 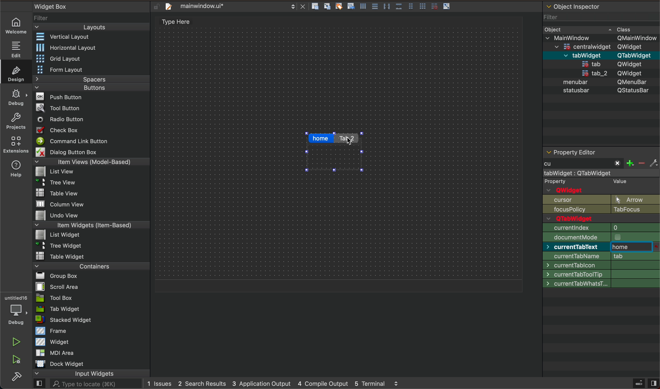 What do you see at coordinates (588, 74) in the screenshot?
I see `tab_2` at bounding box center [588, 74].